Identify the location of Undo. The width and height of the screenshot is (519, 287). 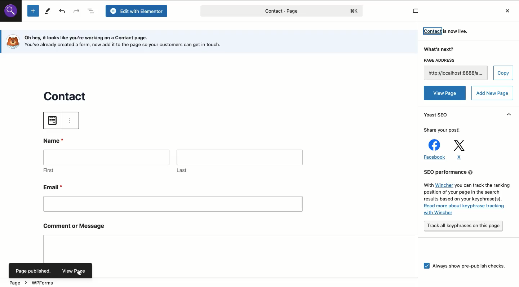
(63, 12).